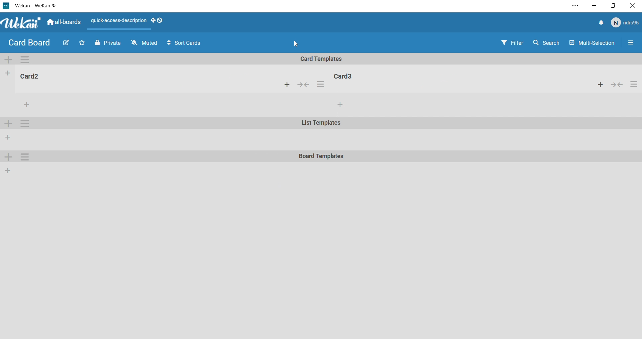 The height and width of the screenshot is (339, 642). Describe the element at coordinates (594, 7) in the screenshot. I see `Minimize` at that location.